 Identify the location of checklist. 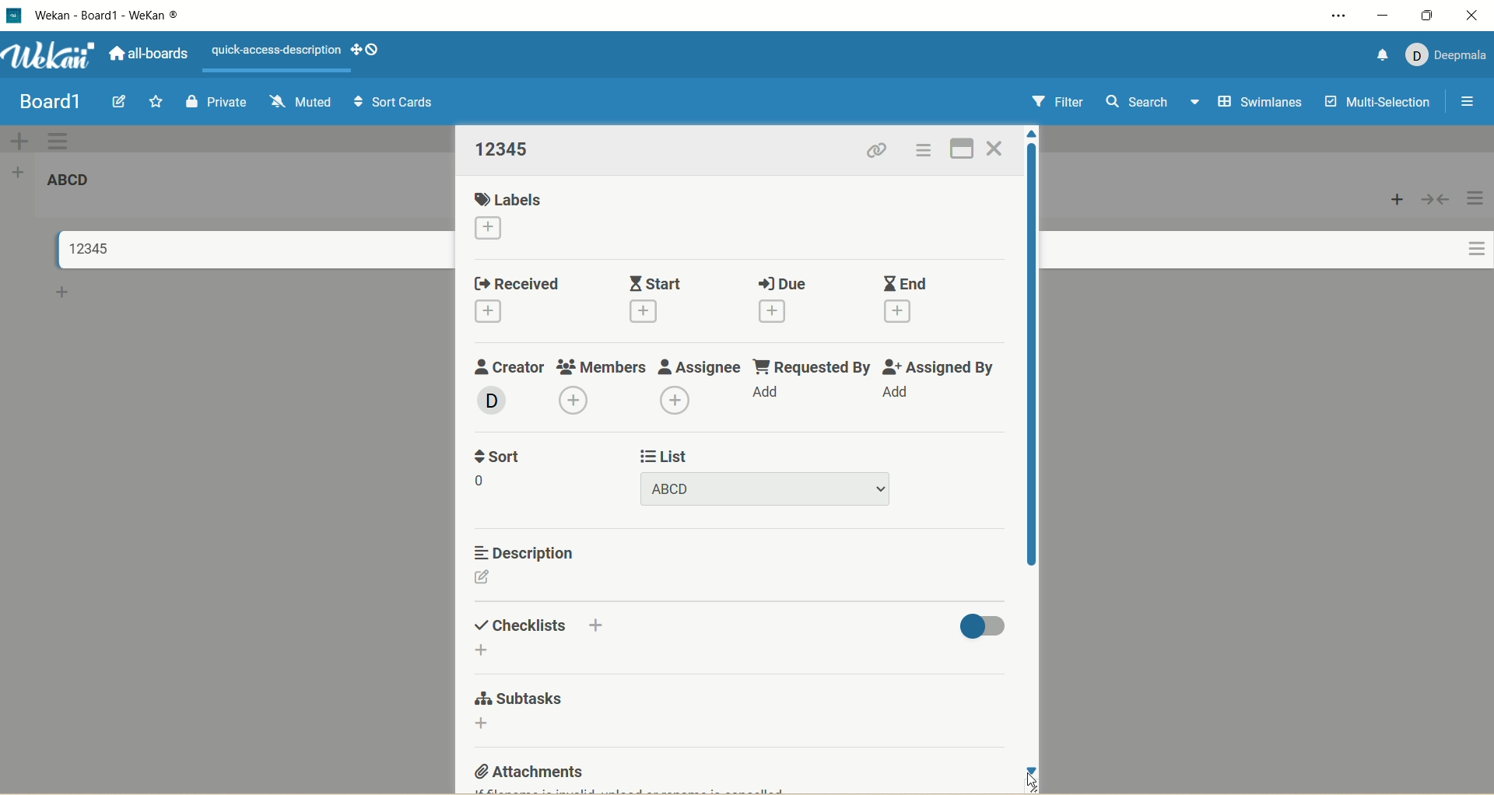
(519, 624).